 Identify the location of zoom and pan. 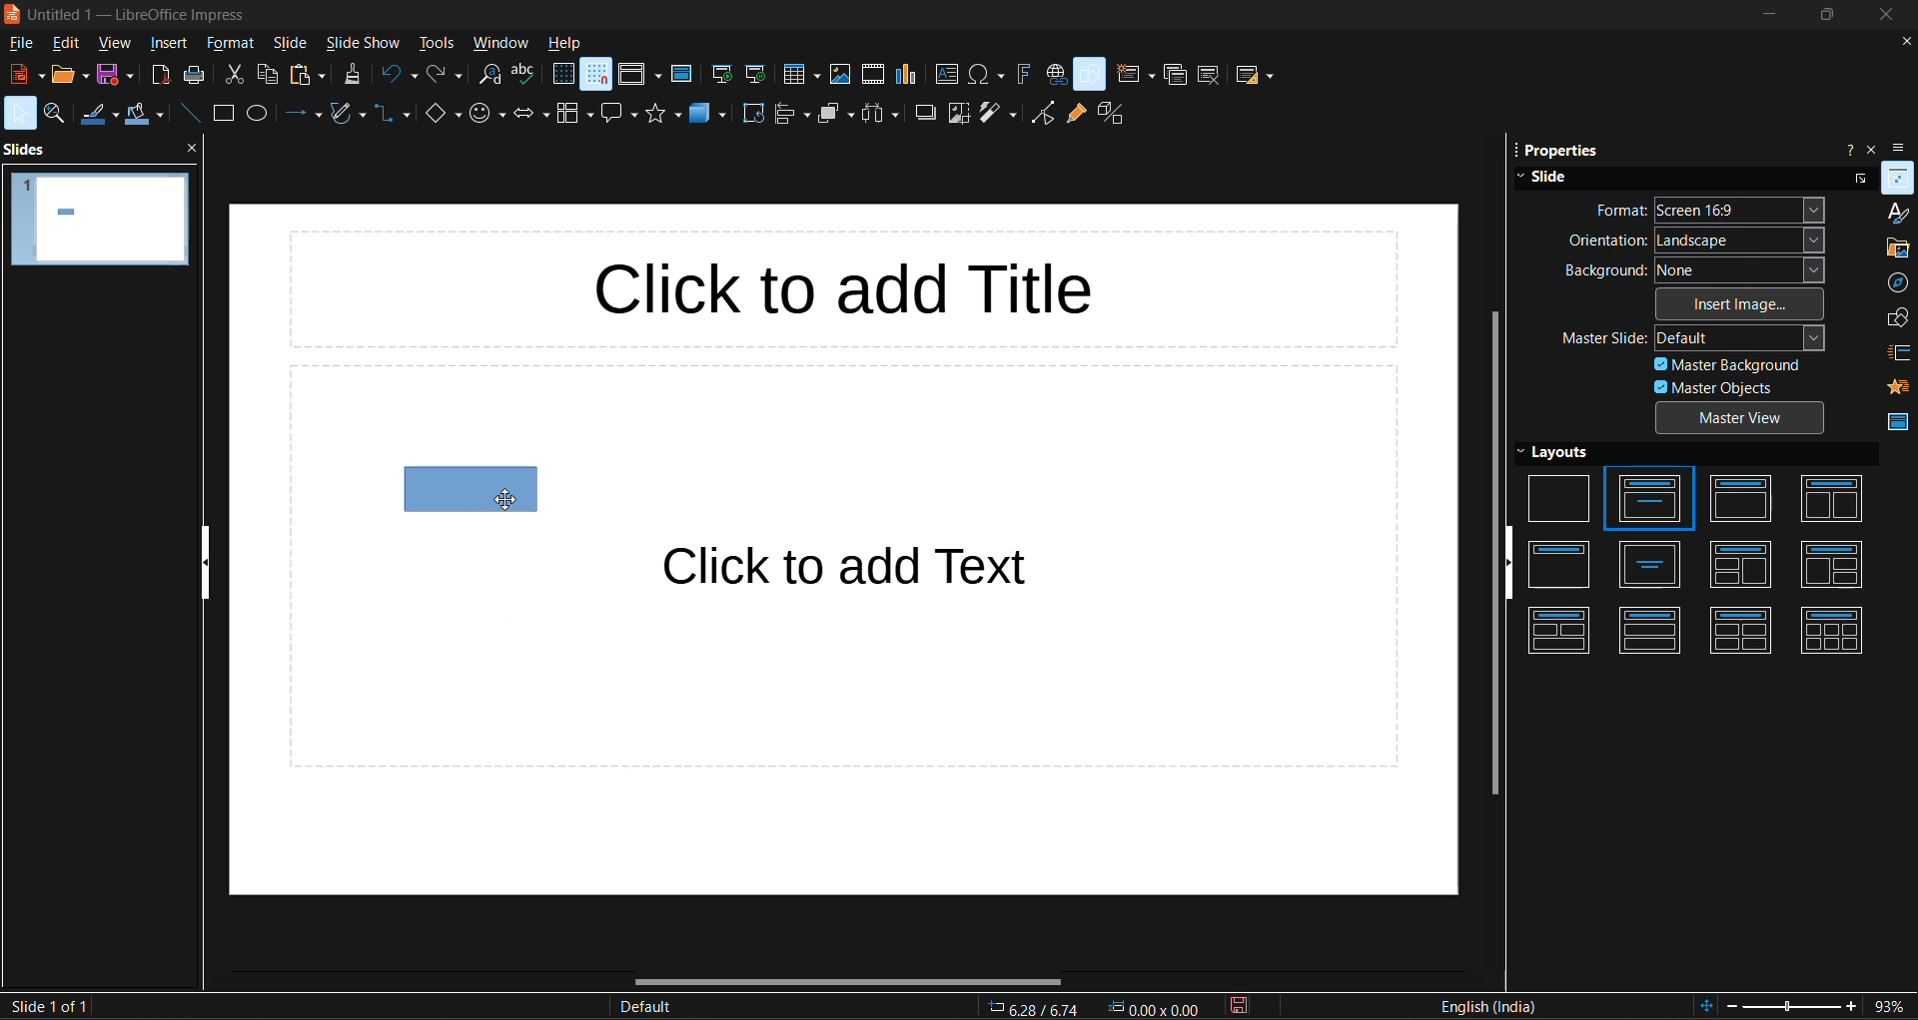
(56, 114).